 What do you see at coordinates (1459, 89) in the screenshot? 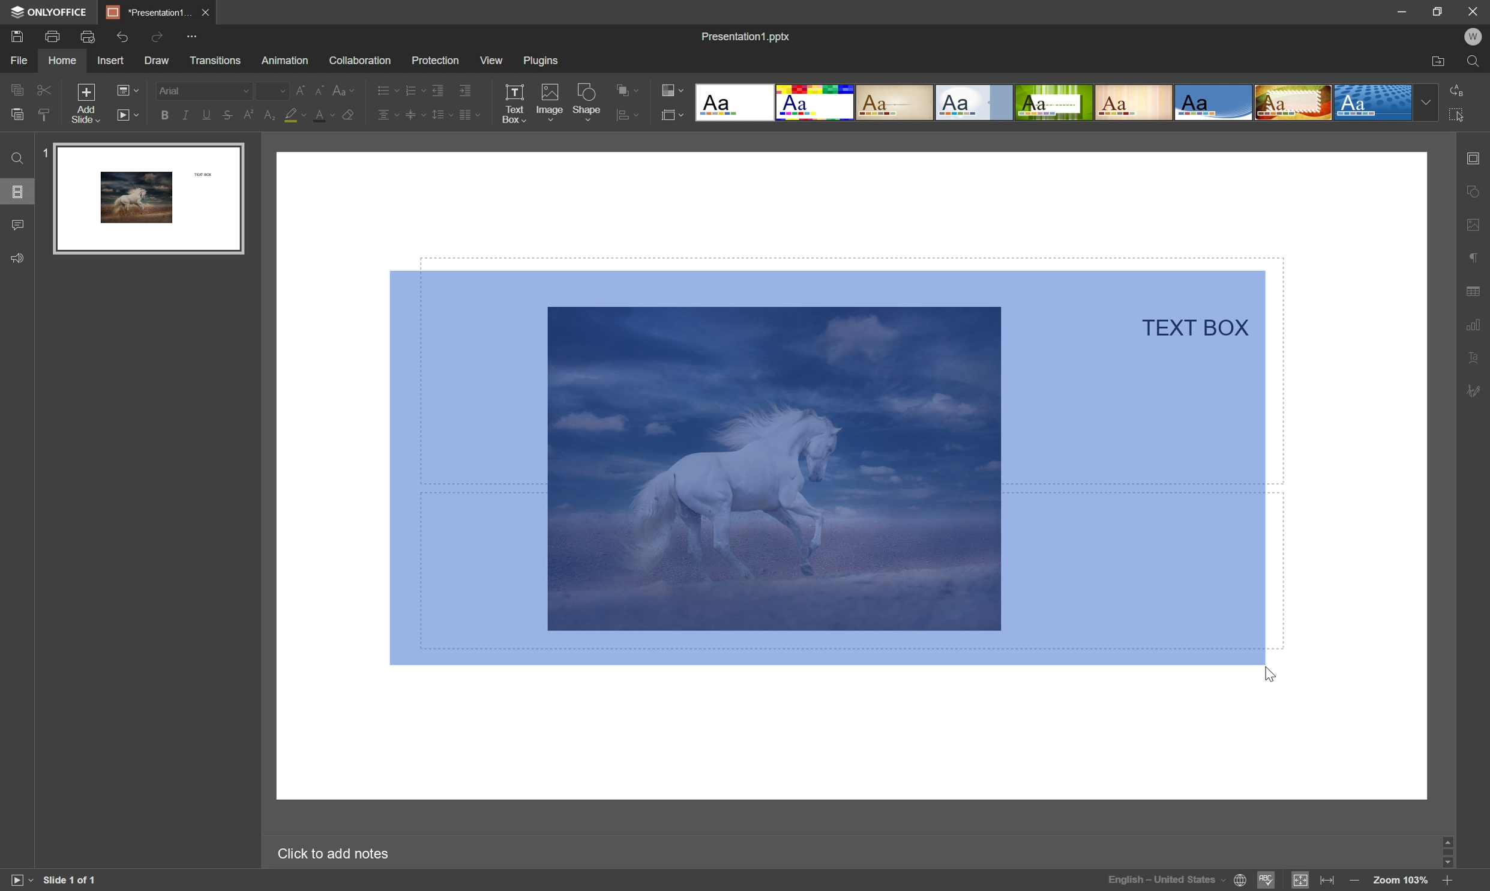
I see `replace` at bounding box center [1459, 89].